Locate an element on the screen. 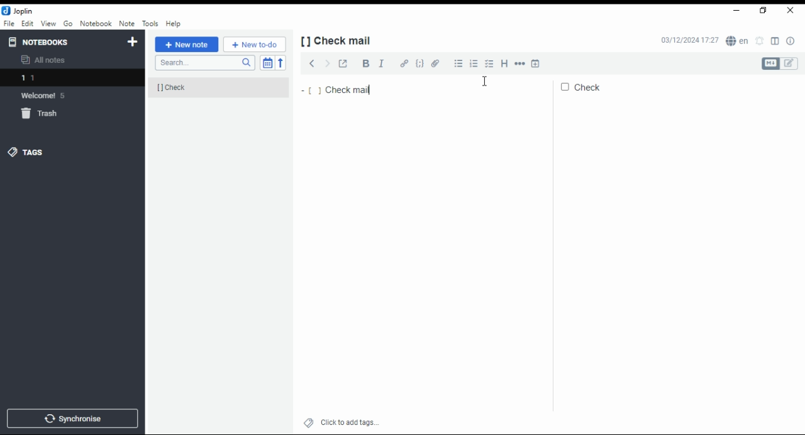 Image resolution: width=805 pixels, height=435 pixels. icon is located at coordinates (18, 10).